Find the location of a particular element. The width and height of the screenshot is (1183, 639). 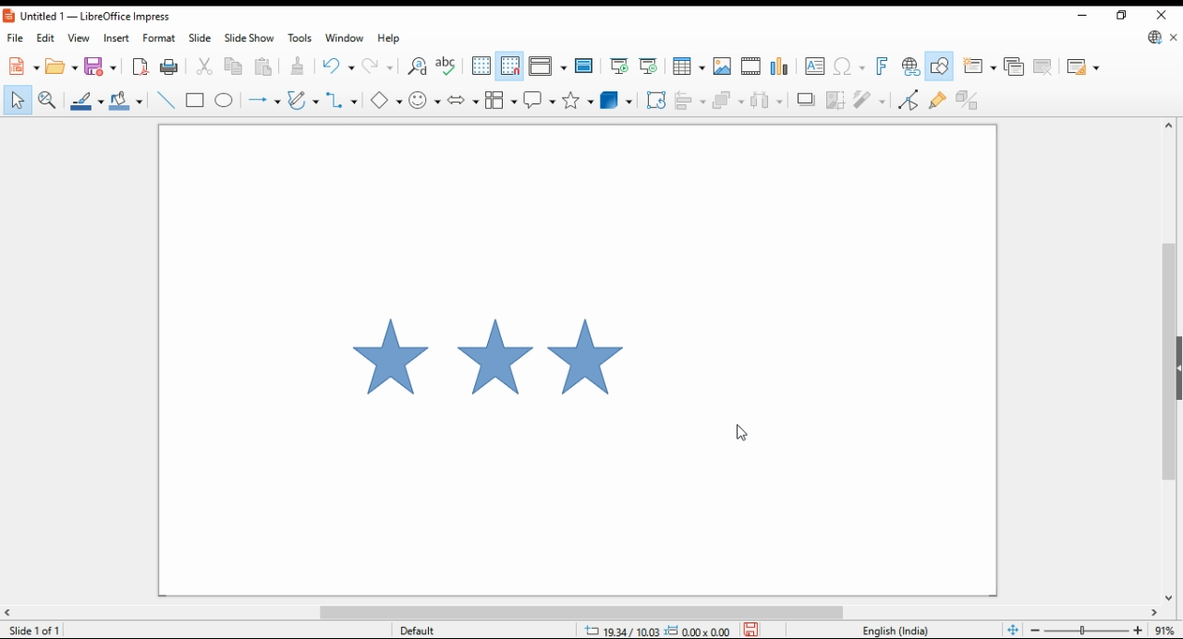

new is located at coordinates (21, 66).